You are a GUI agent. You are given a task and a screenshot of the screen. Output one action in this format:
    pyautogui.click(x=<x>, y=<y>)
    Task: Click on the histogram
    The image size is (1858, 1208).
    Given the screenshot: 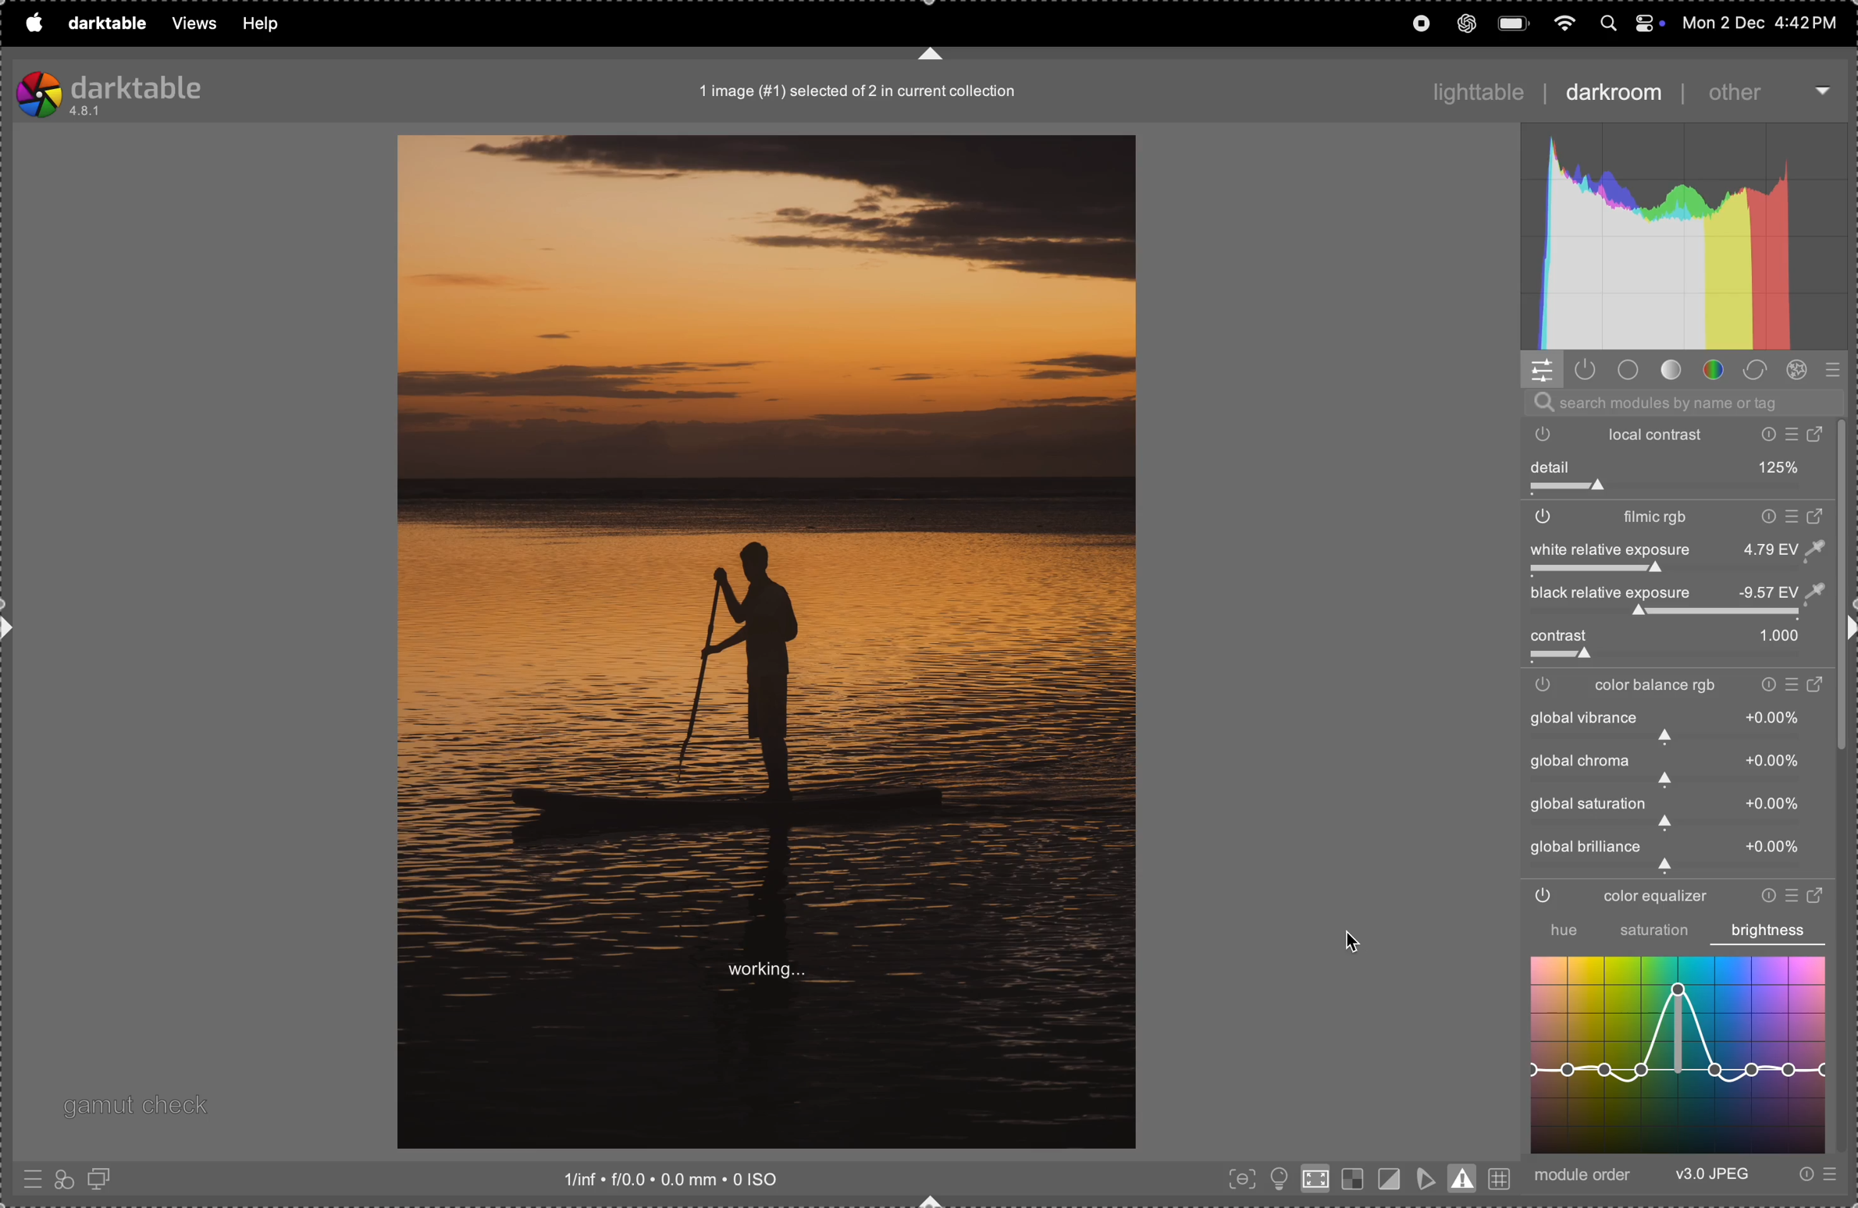 What is the action you would take?
    pyautogui.click(x=1686, y=238)
    